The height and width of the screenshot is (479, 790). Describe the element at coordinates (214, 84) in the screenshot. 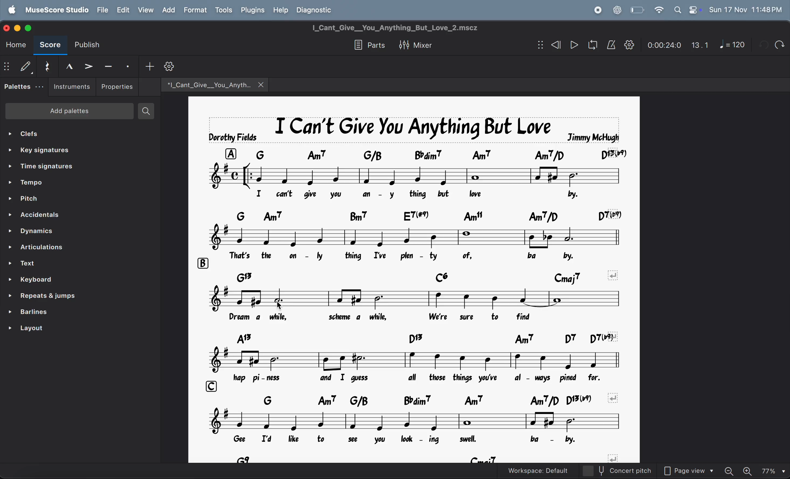

I see `music files` at that location.